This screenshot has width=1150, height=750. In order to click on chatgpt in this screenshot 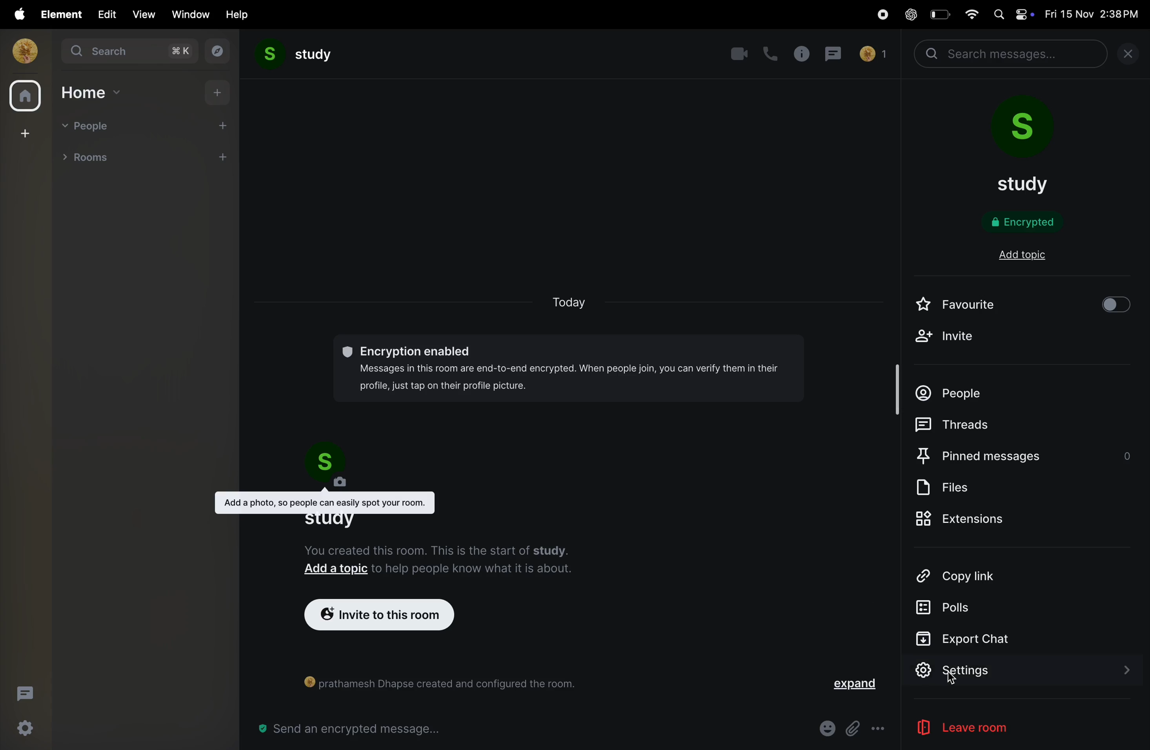, I will do `click(910, 15)`.